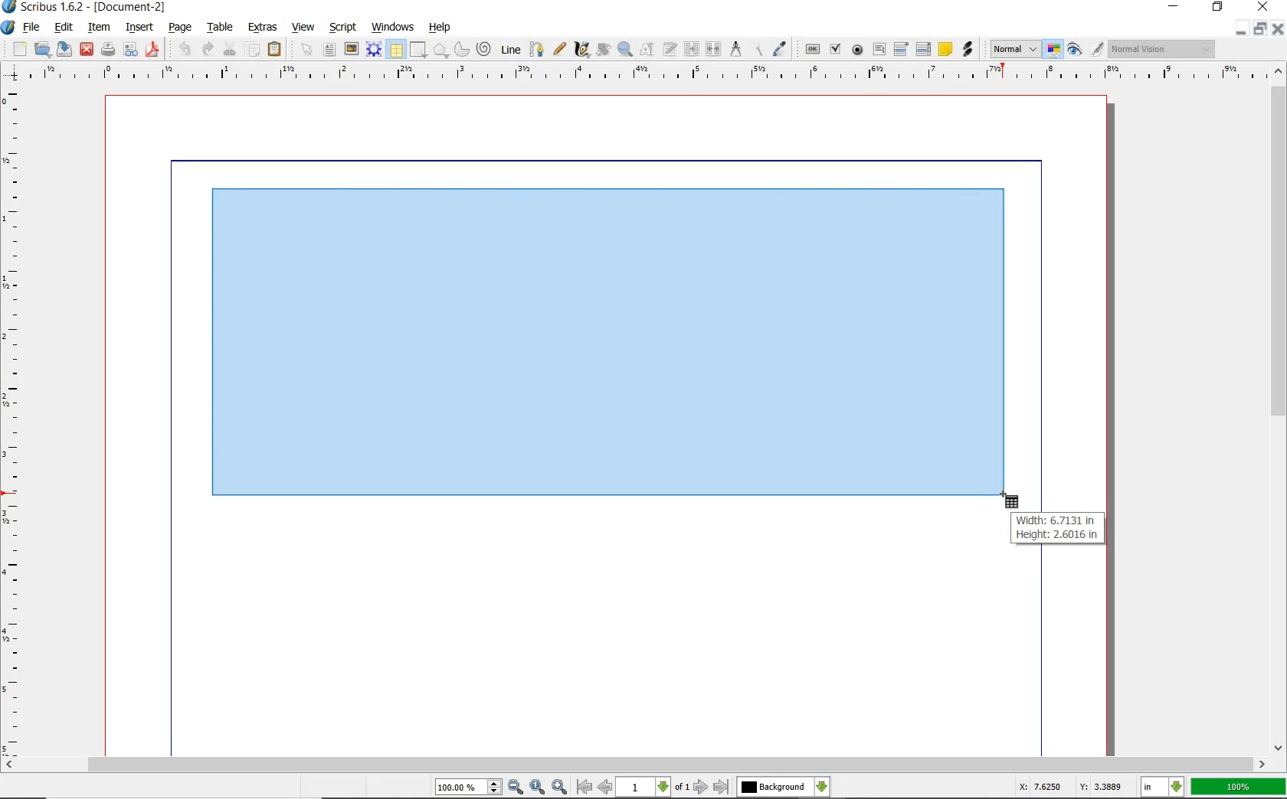  I want to click on preview mode, so click(1072, 51).